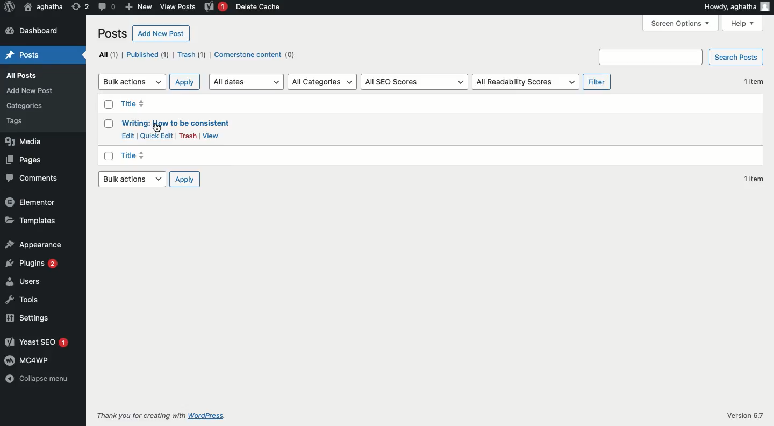  I want to click on Yoast SEO, so click(37, 343).